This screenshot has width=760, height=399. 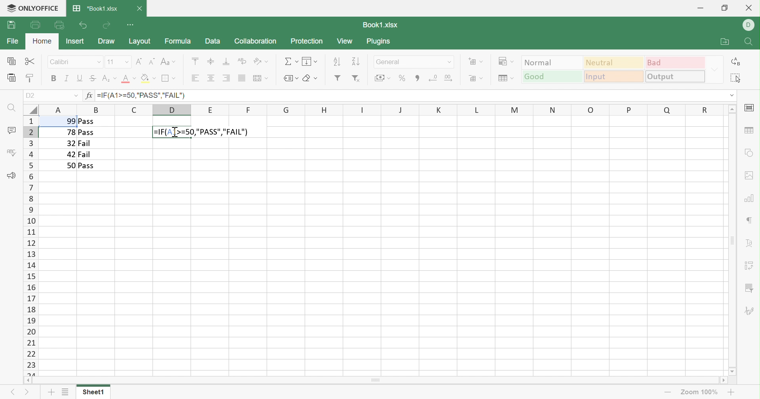 What do you see at coordinates (724, 381) in the screenshot?
I see `Scroll right` at bounding box center [724, 381].